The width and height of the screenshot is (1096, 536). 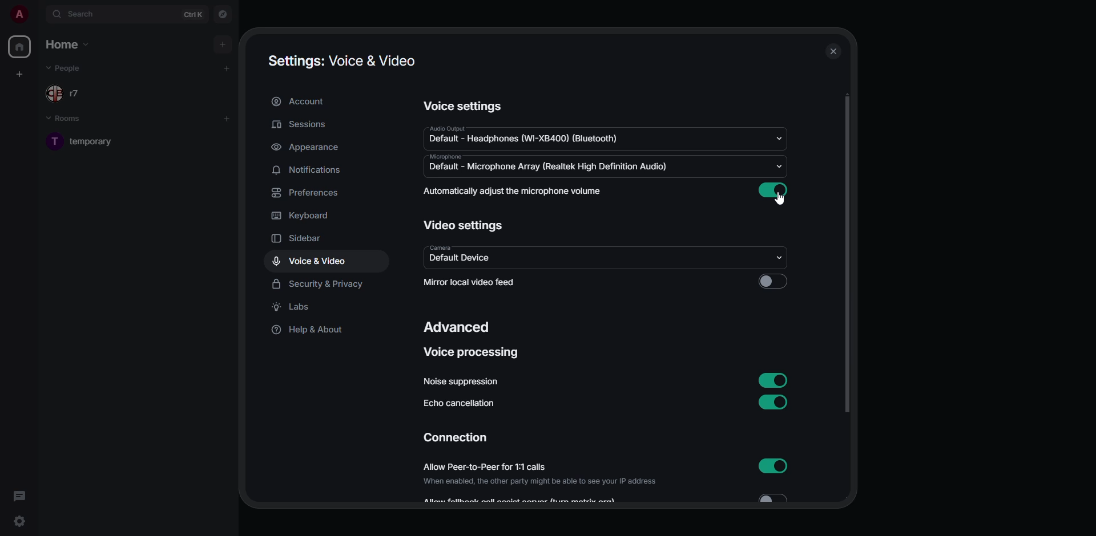 What do you see at coordinates (311, 260) in the screenshot?
I see `voice & video` at bounding box center [311, 260].